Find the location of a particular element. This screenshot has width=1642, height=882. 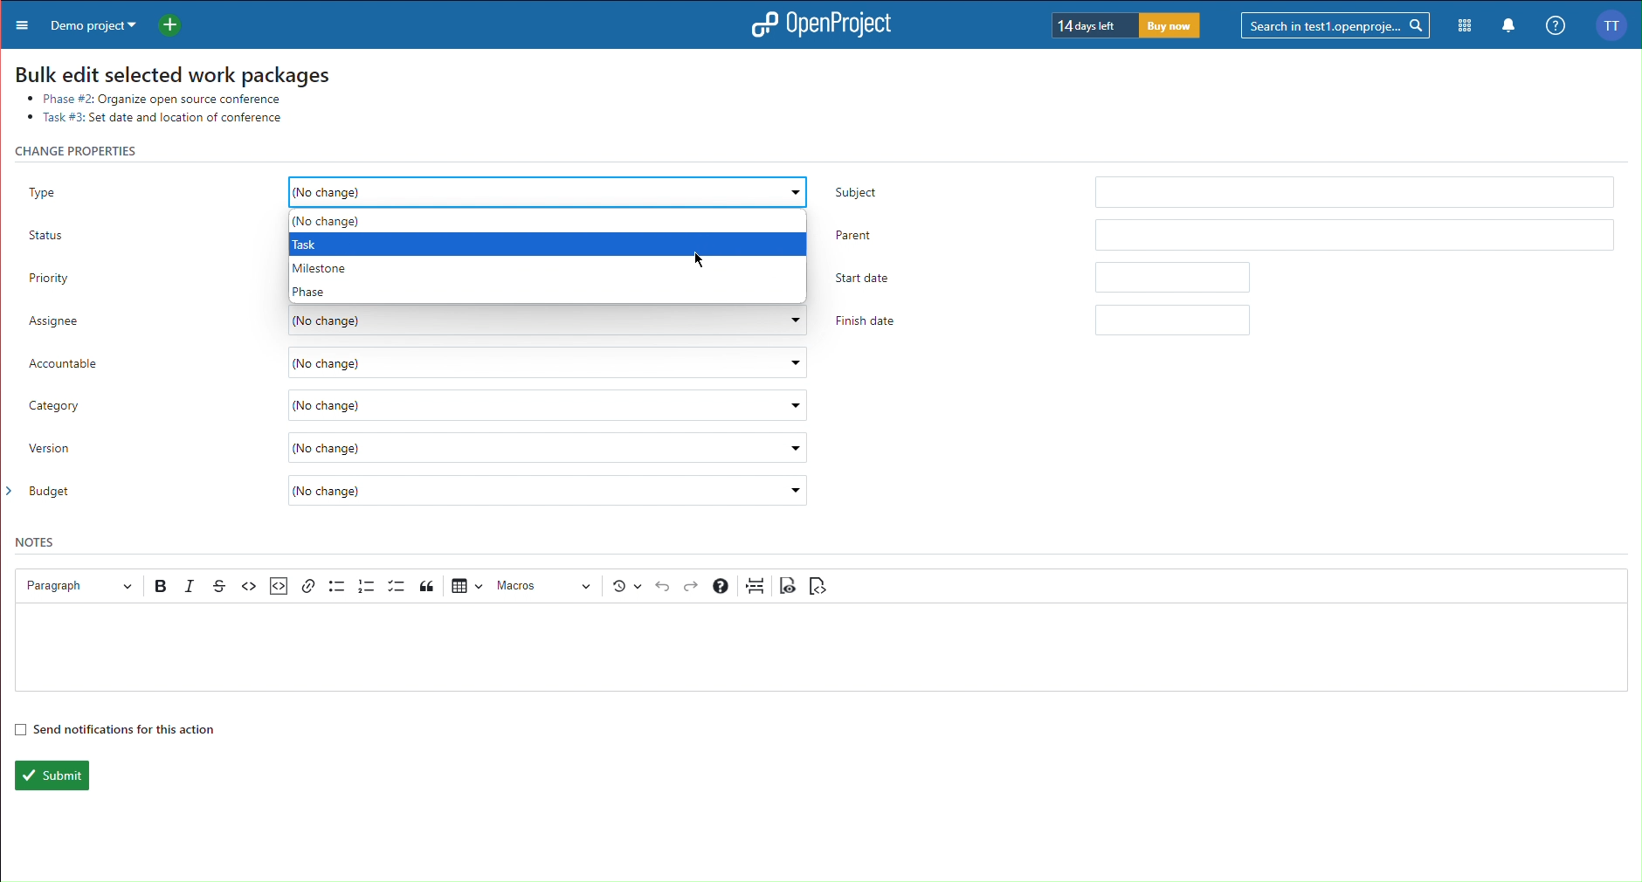

OpenProject is located at coordinates (816, 26).